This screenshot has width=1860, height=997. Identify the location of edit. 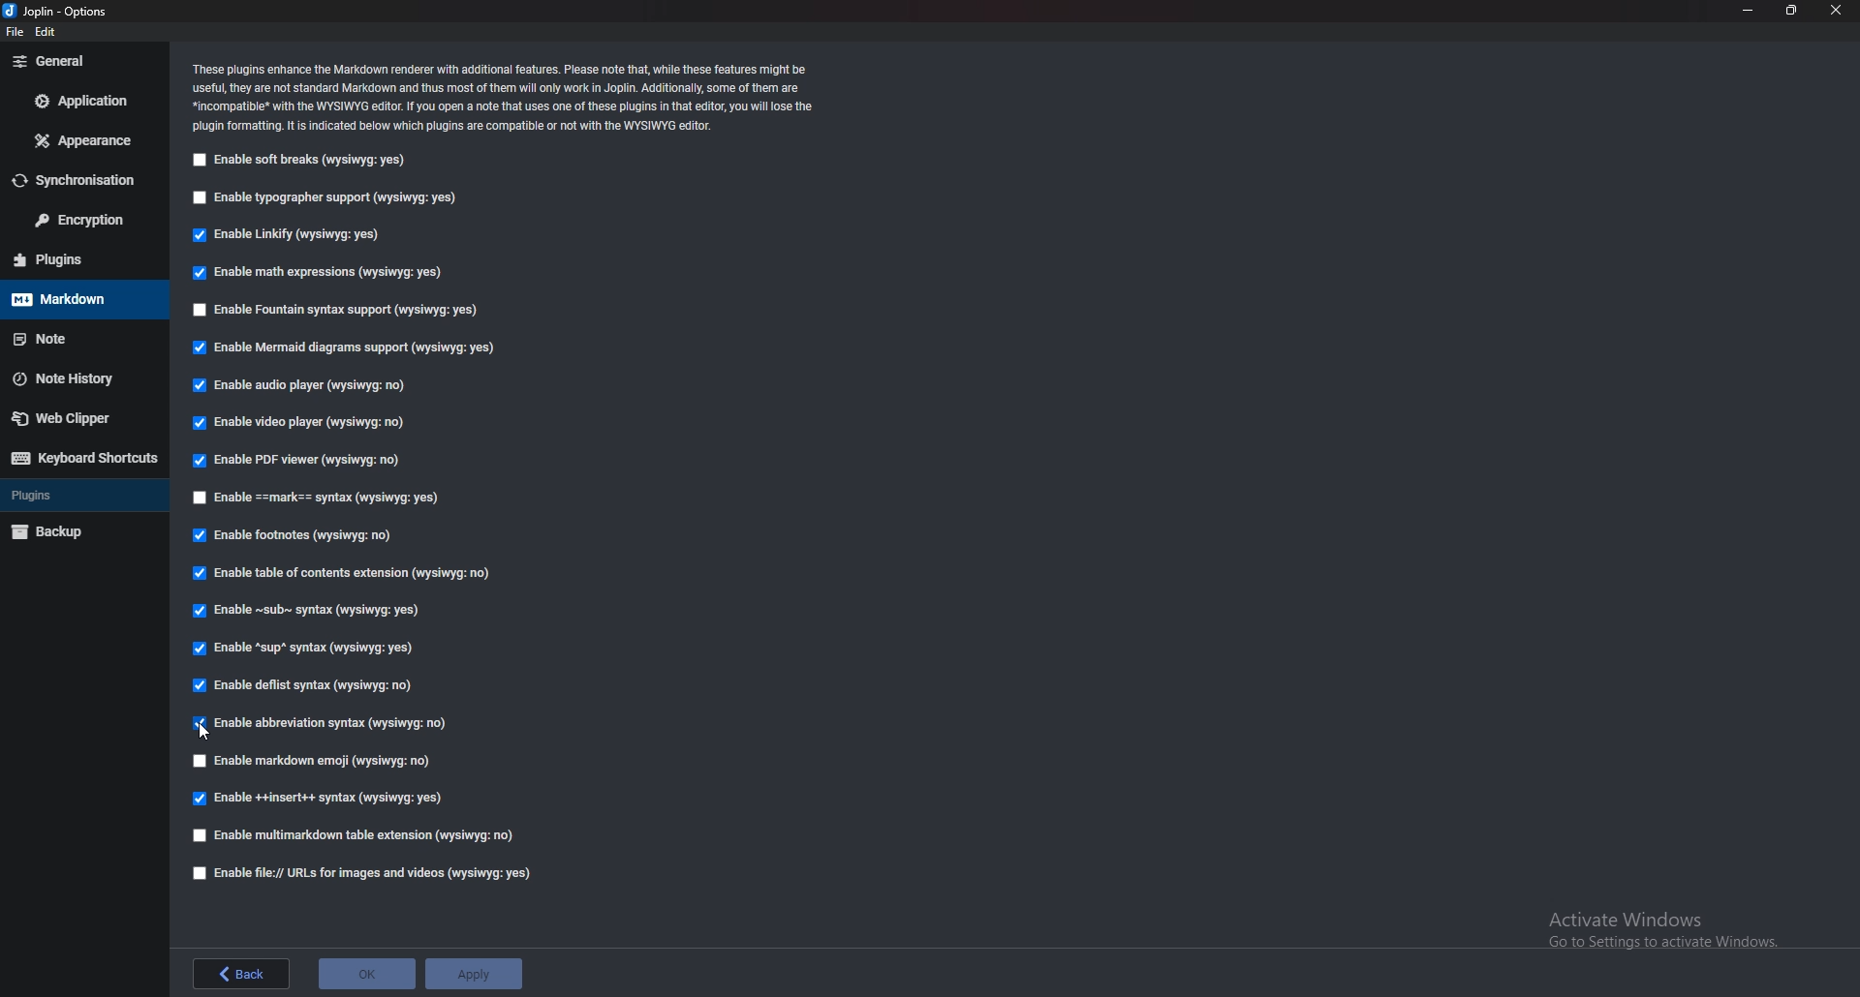
(53, 31).